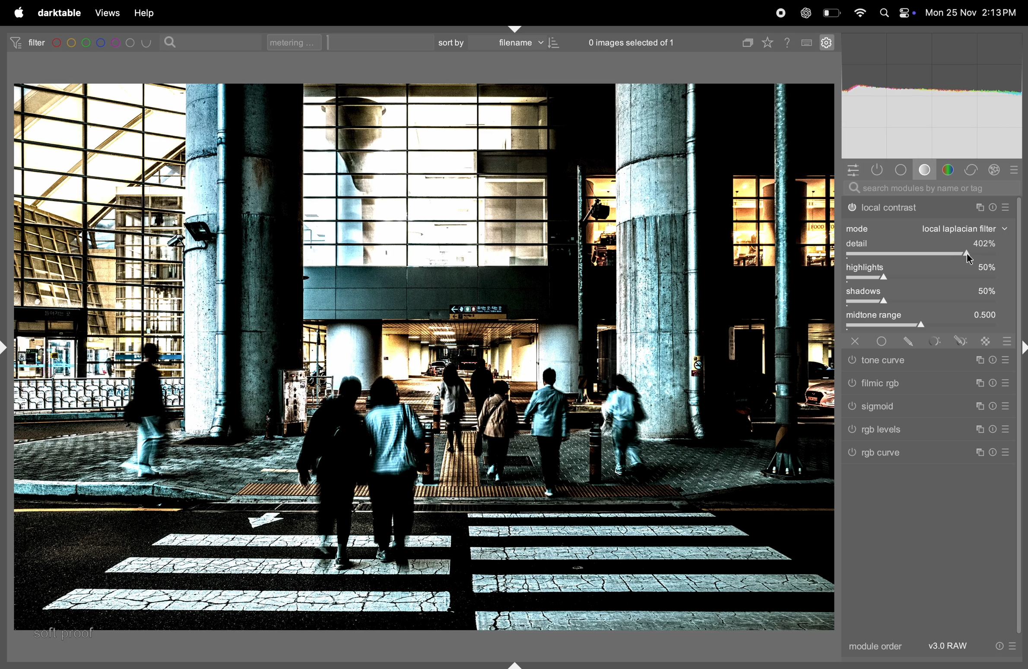 The height and width of the screenshot is (669, 1028). What do you see at coordinates (789, 41) in the screenshot?
I see `help` at bounding box center [789, 41].